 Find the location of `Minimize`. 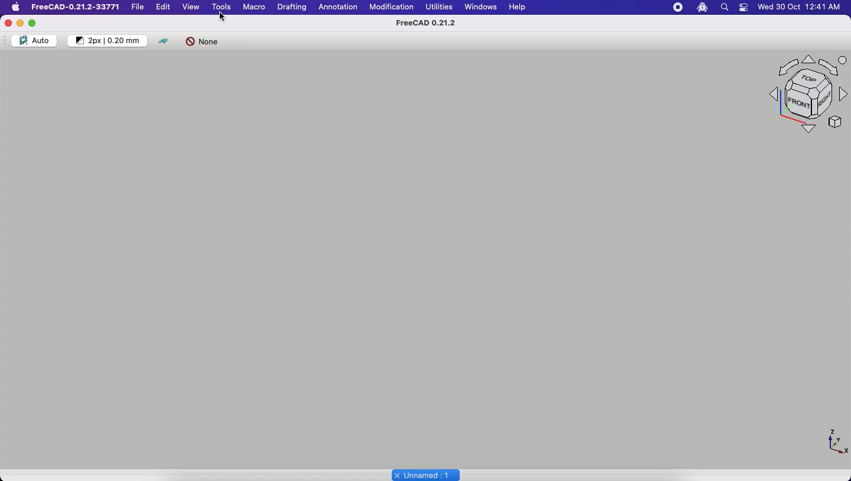

Minimize is located at coordinates (23, 22).